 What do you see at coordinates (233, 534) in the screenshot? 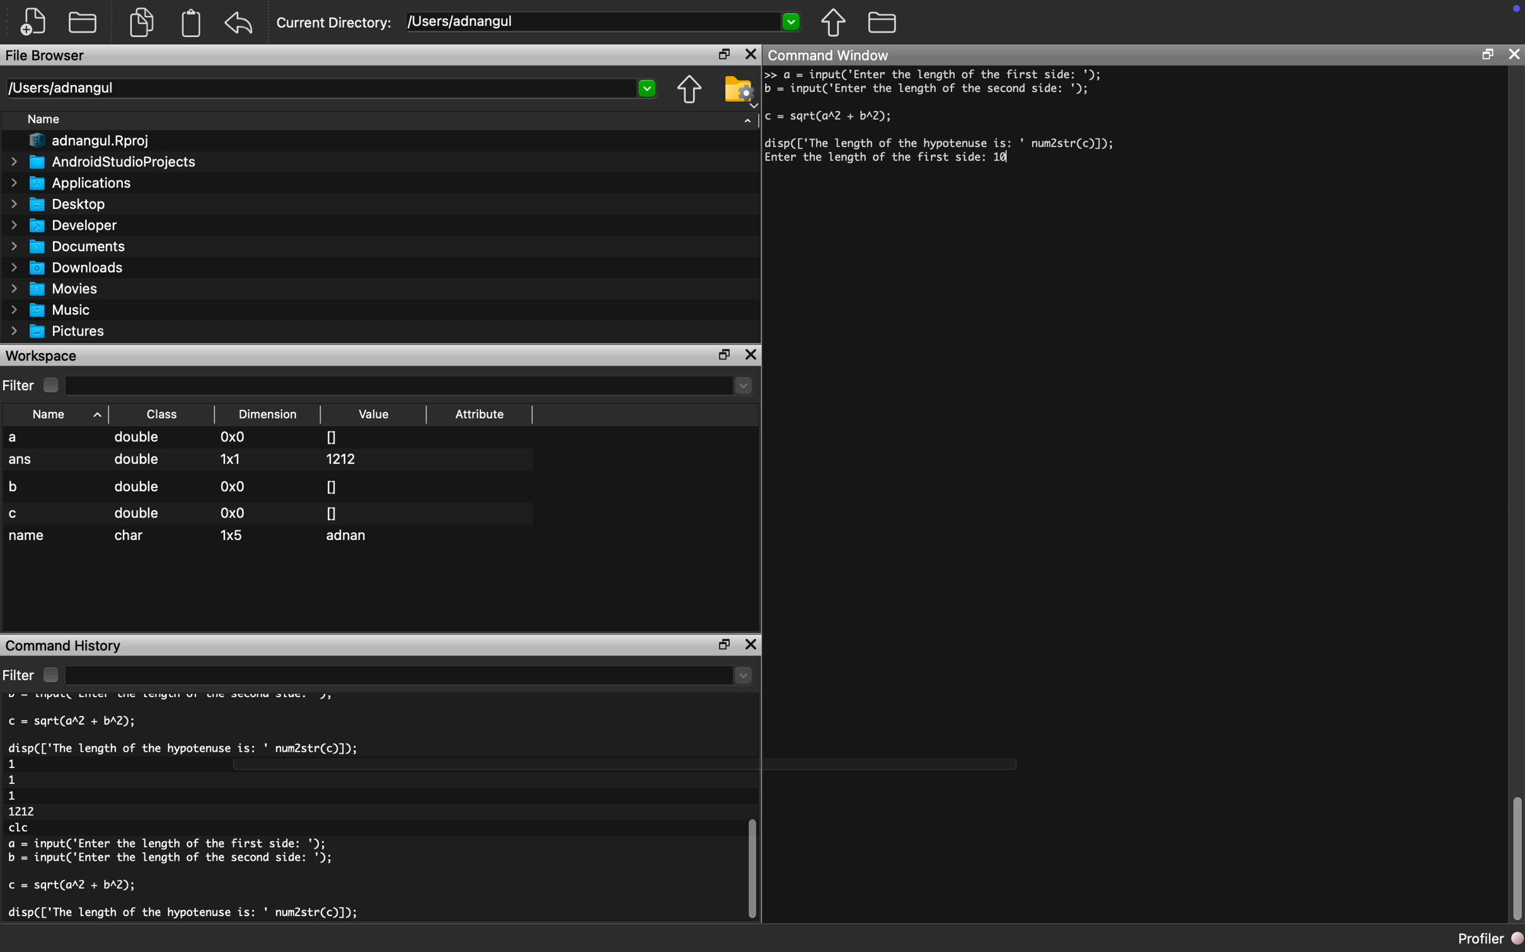
I see `1x5` at bounding box center [233, 534].